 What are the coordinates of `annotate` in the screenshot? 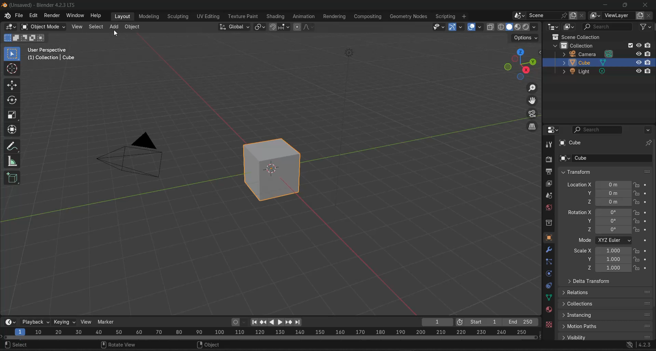 It's located at (14, 146).